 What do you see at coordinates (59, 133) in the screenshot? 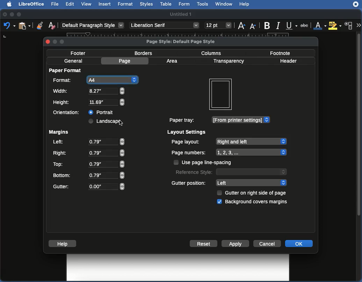
I see `Margins` at bounding box center [59, 133].